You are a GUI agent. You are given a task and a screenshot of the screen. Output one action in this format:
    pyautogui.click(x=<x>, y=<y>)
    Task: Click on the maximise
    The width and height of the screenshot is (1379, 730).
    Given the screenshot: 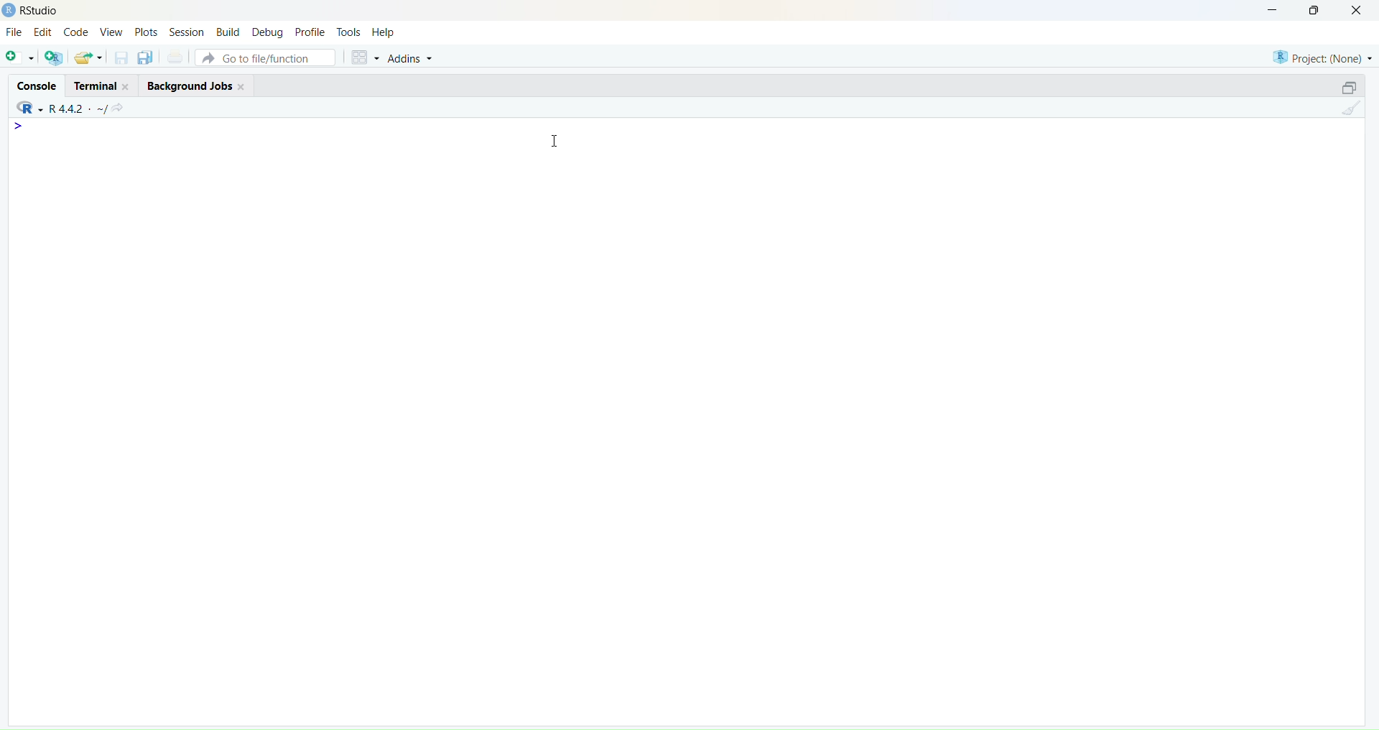 What is the action you would take?
    pyautogui.click(x=1342, y=86)
    